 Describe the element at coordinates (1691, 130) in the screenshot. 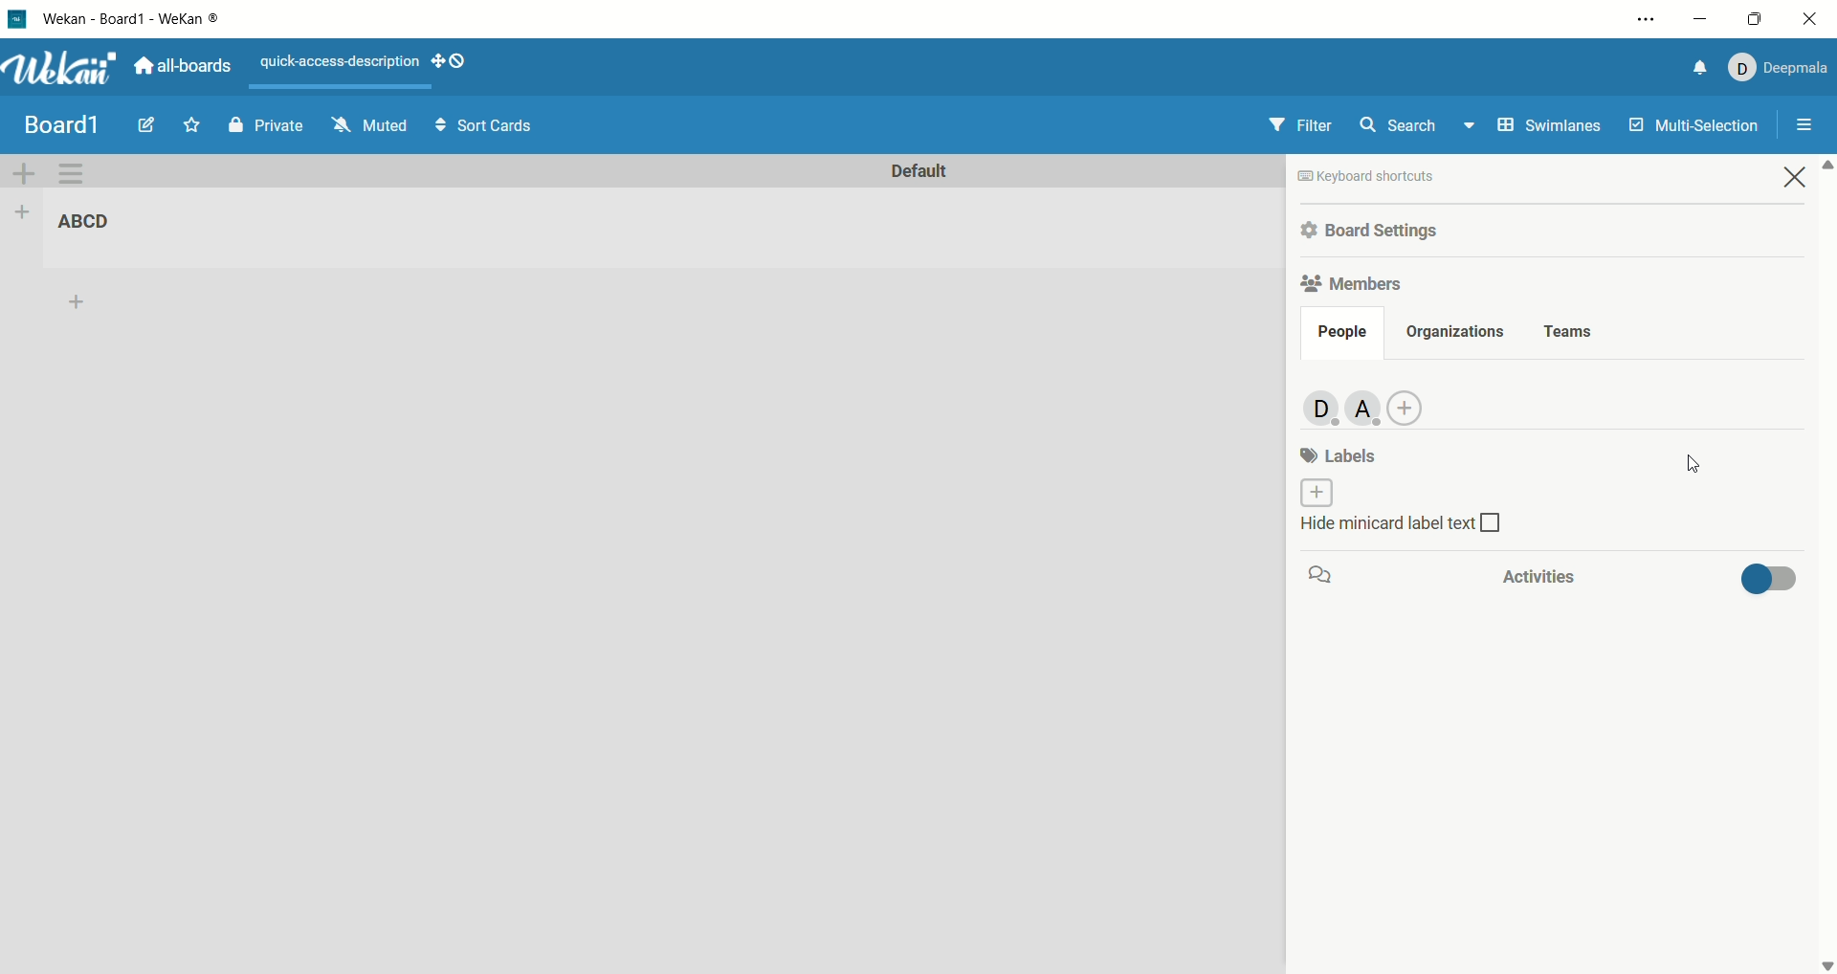

I see `multi-function` at that location.